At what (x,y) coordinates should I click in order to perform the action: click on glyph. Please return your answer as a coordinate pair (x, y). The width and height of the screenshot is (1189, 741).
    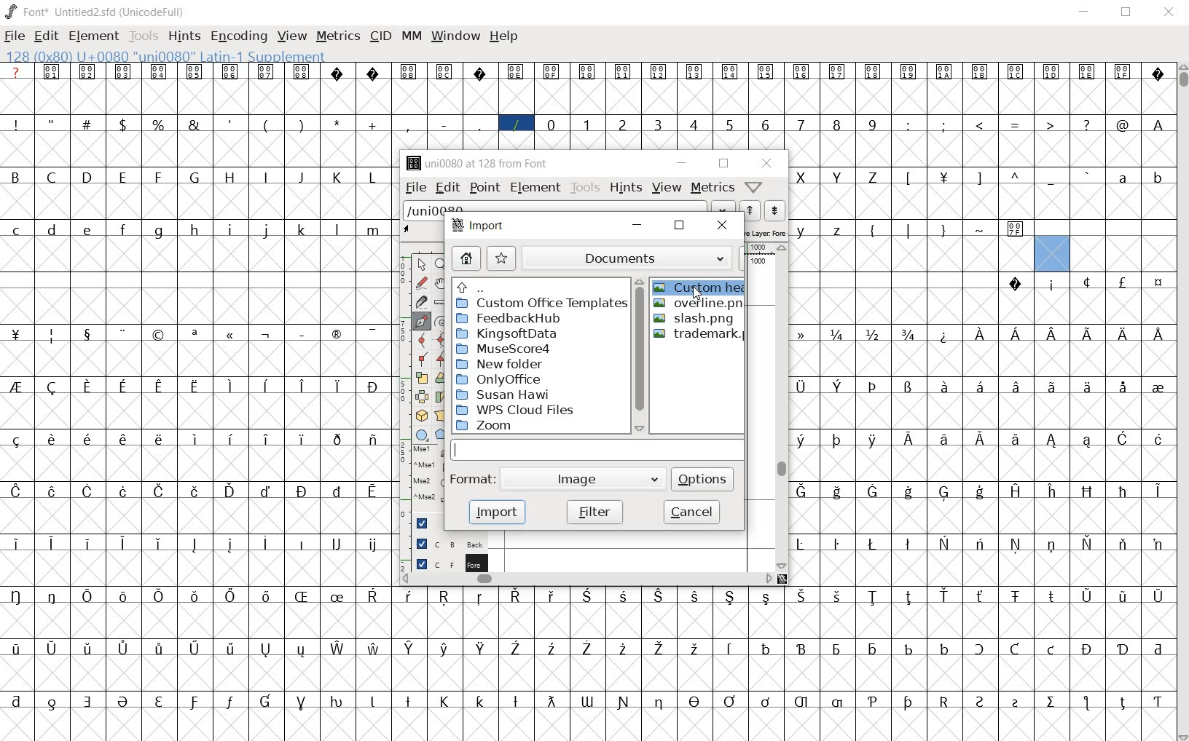
    Looking at the image, I should click on (944, 702).